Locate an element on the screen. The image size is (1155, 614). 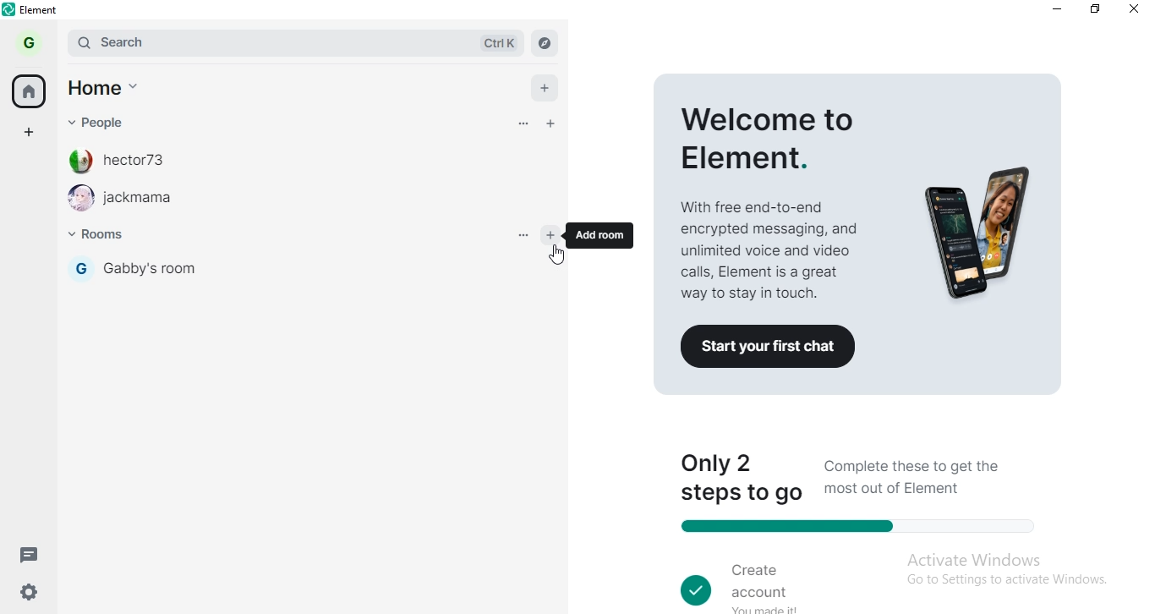
element is located at coordinates (41, 9).